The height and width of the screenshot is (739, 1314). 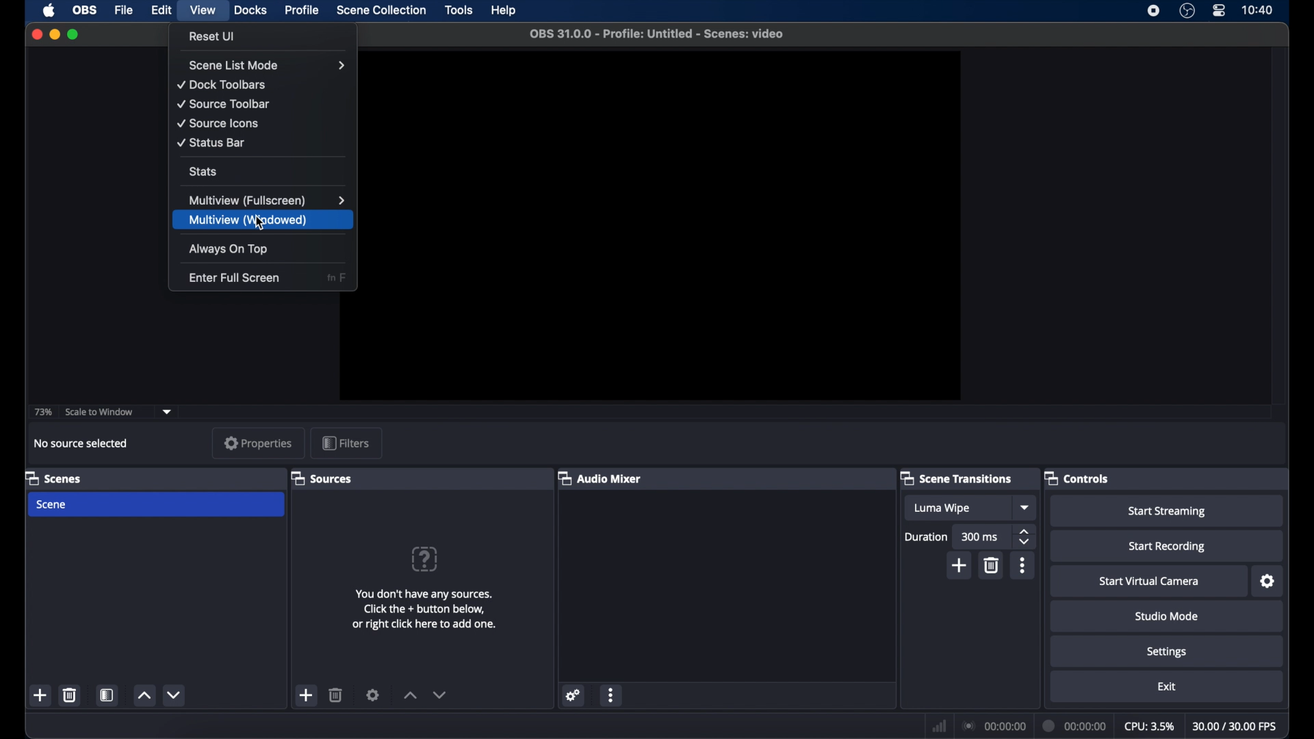 What do you see at coordinates (1167, 687) in the screenshot?
I see `exit` at bounding box center [1167, 687].